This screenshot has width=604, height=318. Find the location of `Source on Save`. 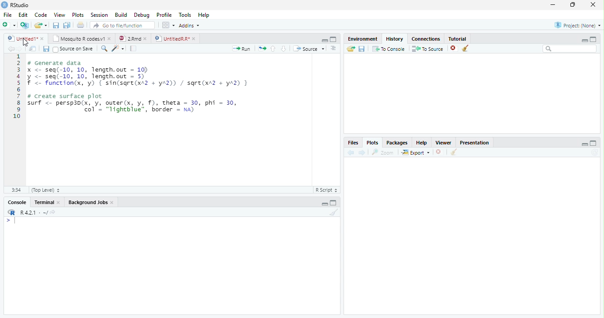

Source on Save is located at coordinates (74, 49).